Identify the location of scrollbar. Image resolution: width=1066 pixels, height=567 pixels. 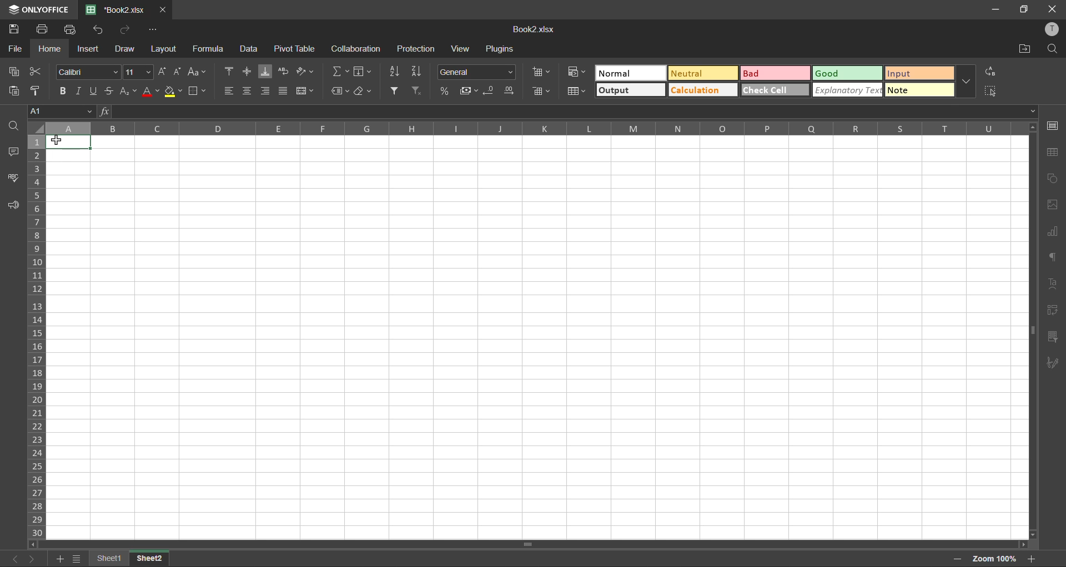
(526, 544).